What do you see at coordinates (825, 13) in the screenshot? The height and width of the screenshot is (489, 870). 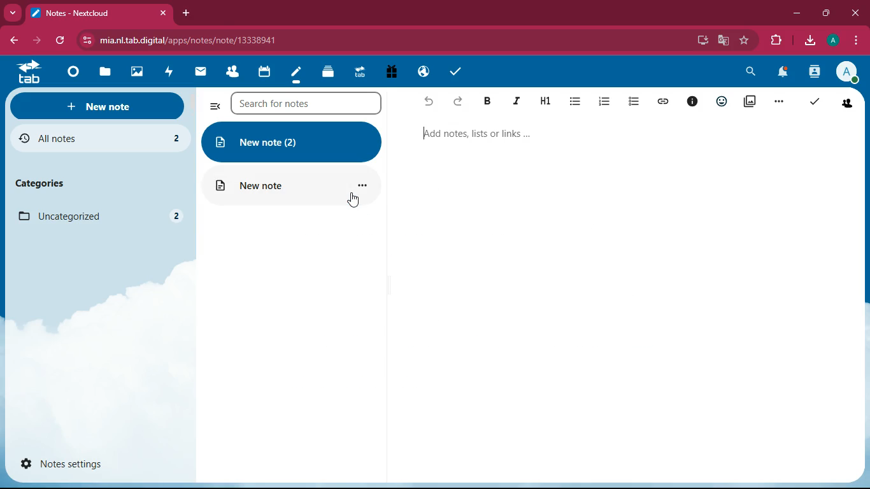 I see `maximize` at bounding box center [825, 13].